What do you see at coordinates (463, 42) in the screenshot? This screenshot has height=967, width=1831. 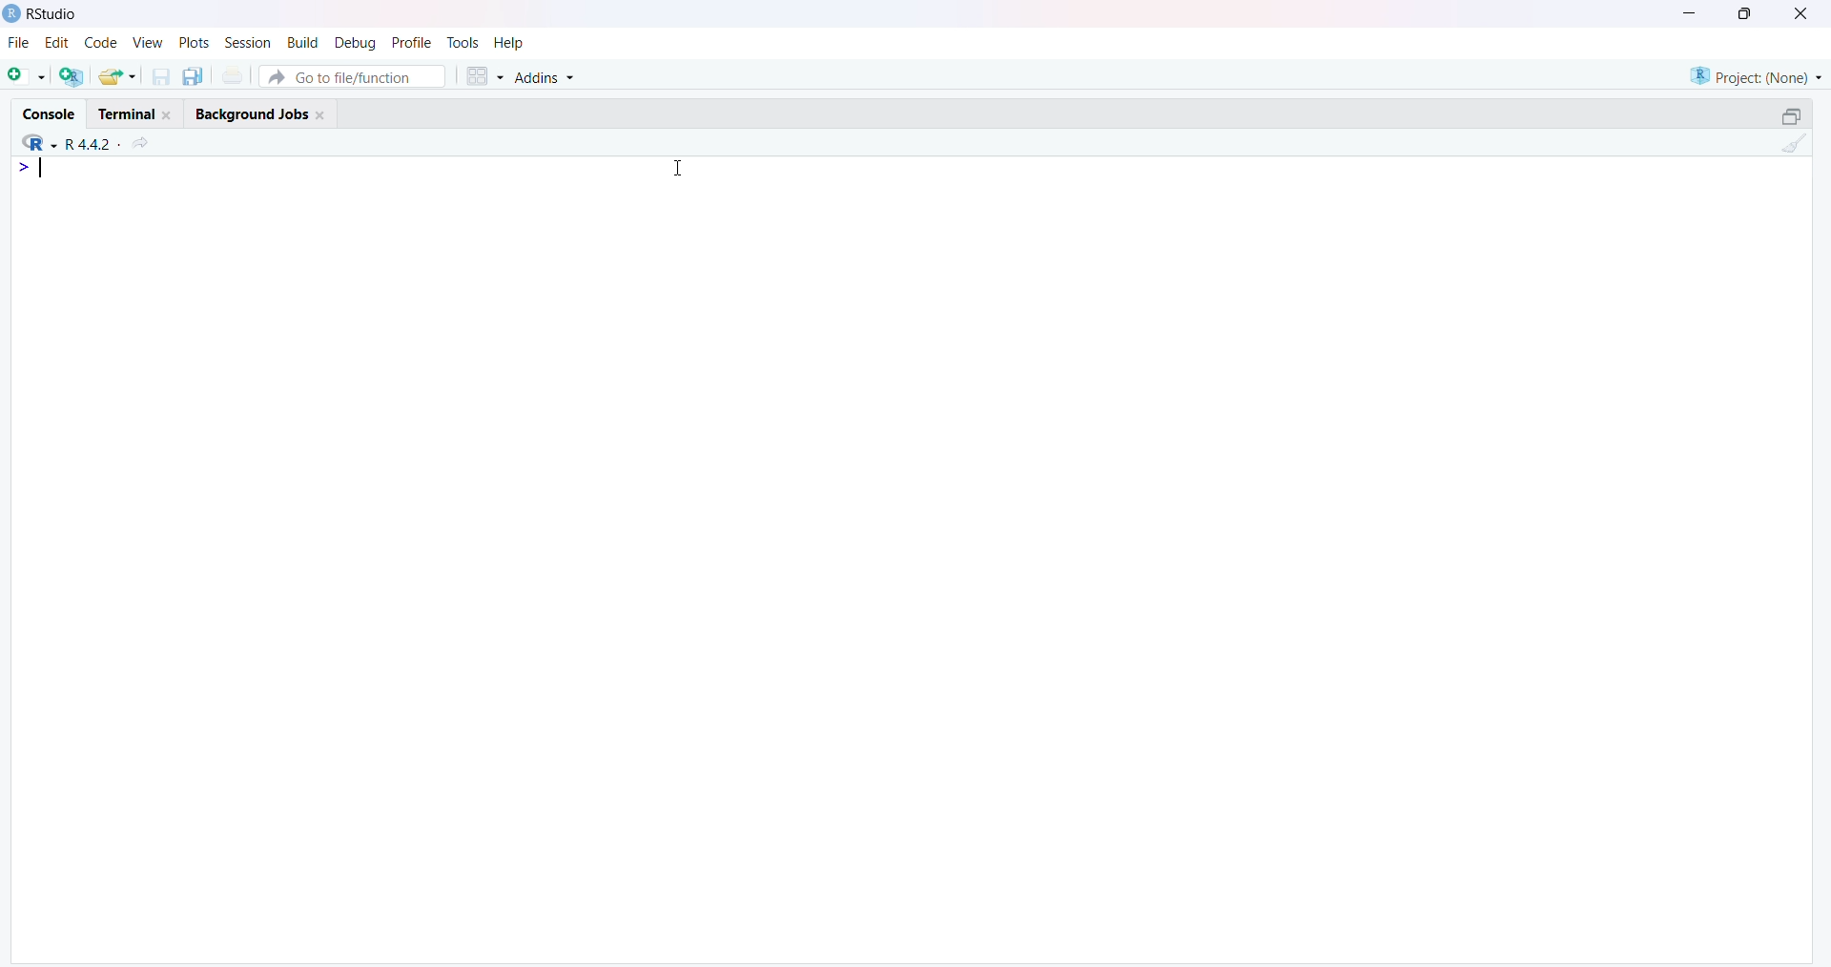 I see `Tools` at bounding box center [463, 42].